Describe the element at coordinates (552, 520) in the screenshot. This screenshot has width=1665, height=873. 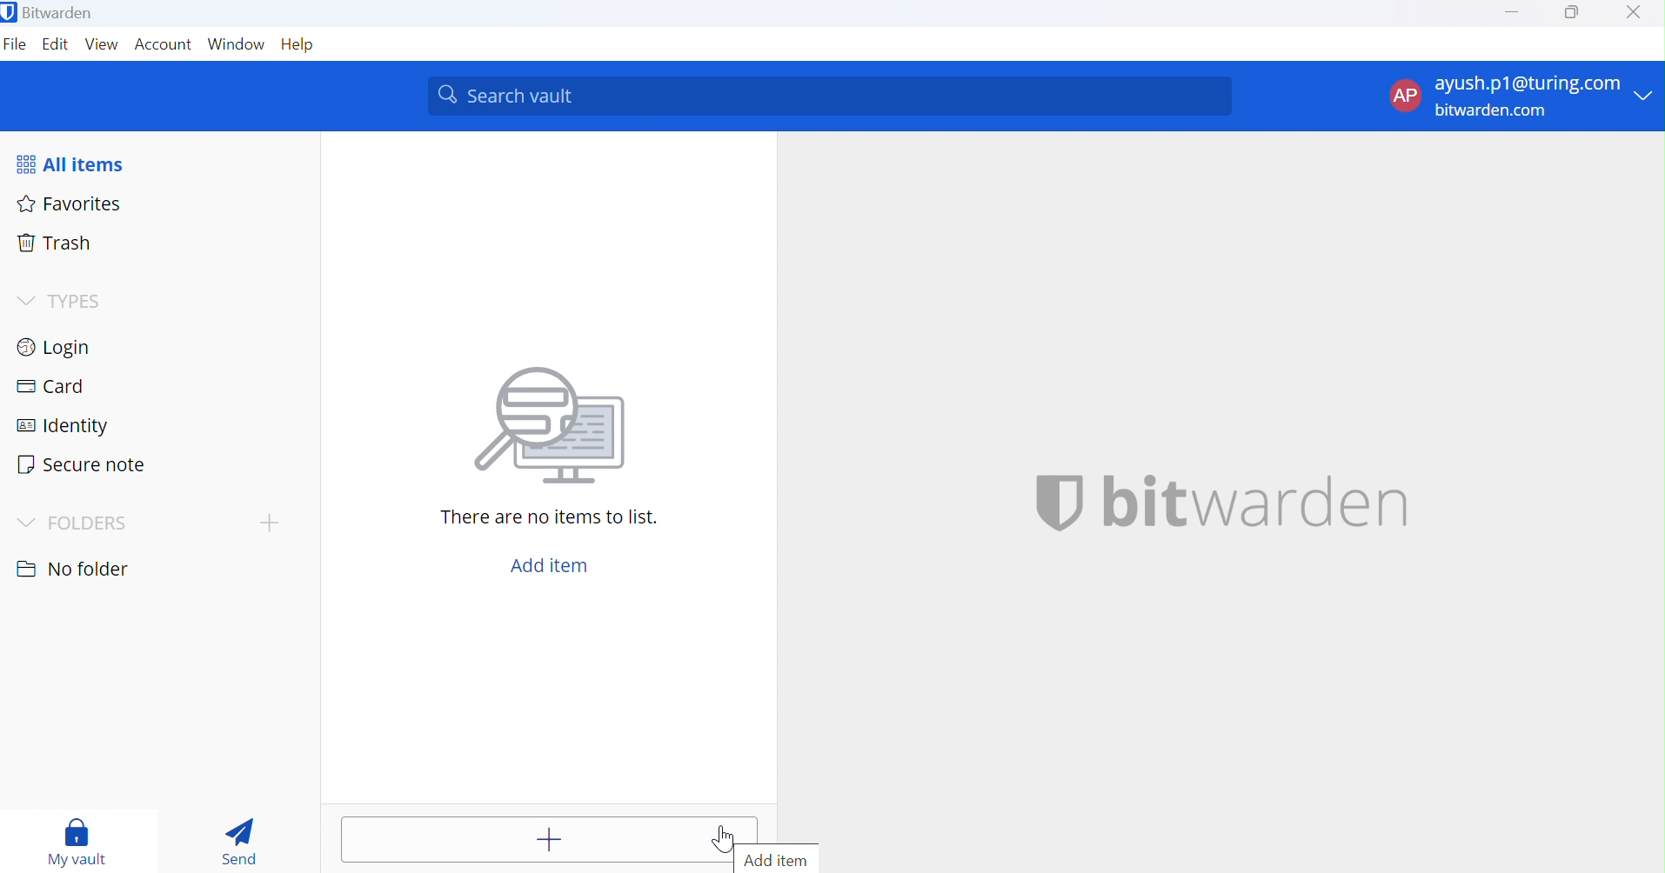
I see `There are no items to list` at that location.